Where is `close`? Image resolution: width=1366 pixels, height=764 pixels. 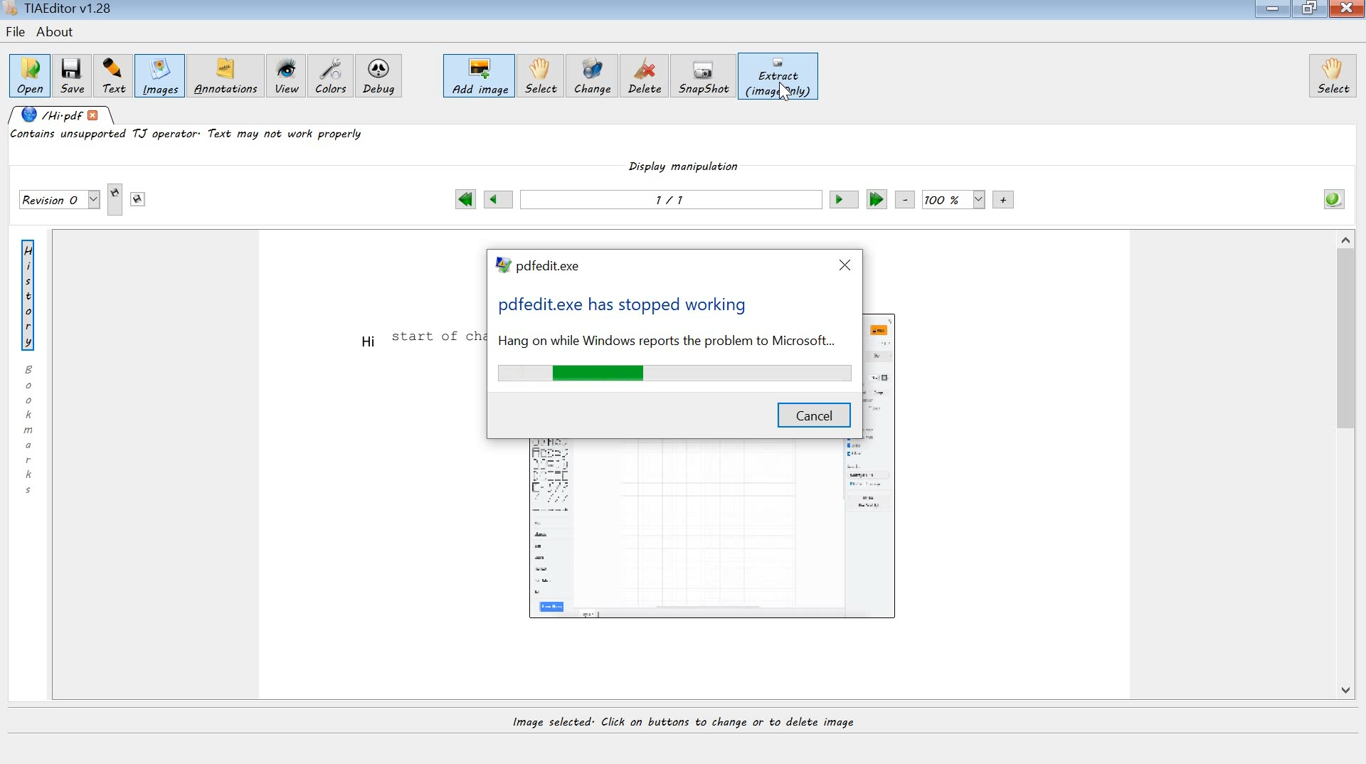
close is located at coordinates (1348, 9).